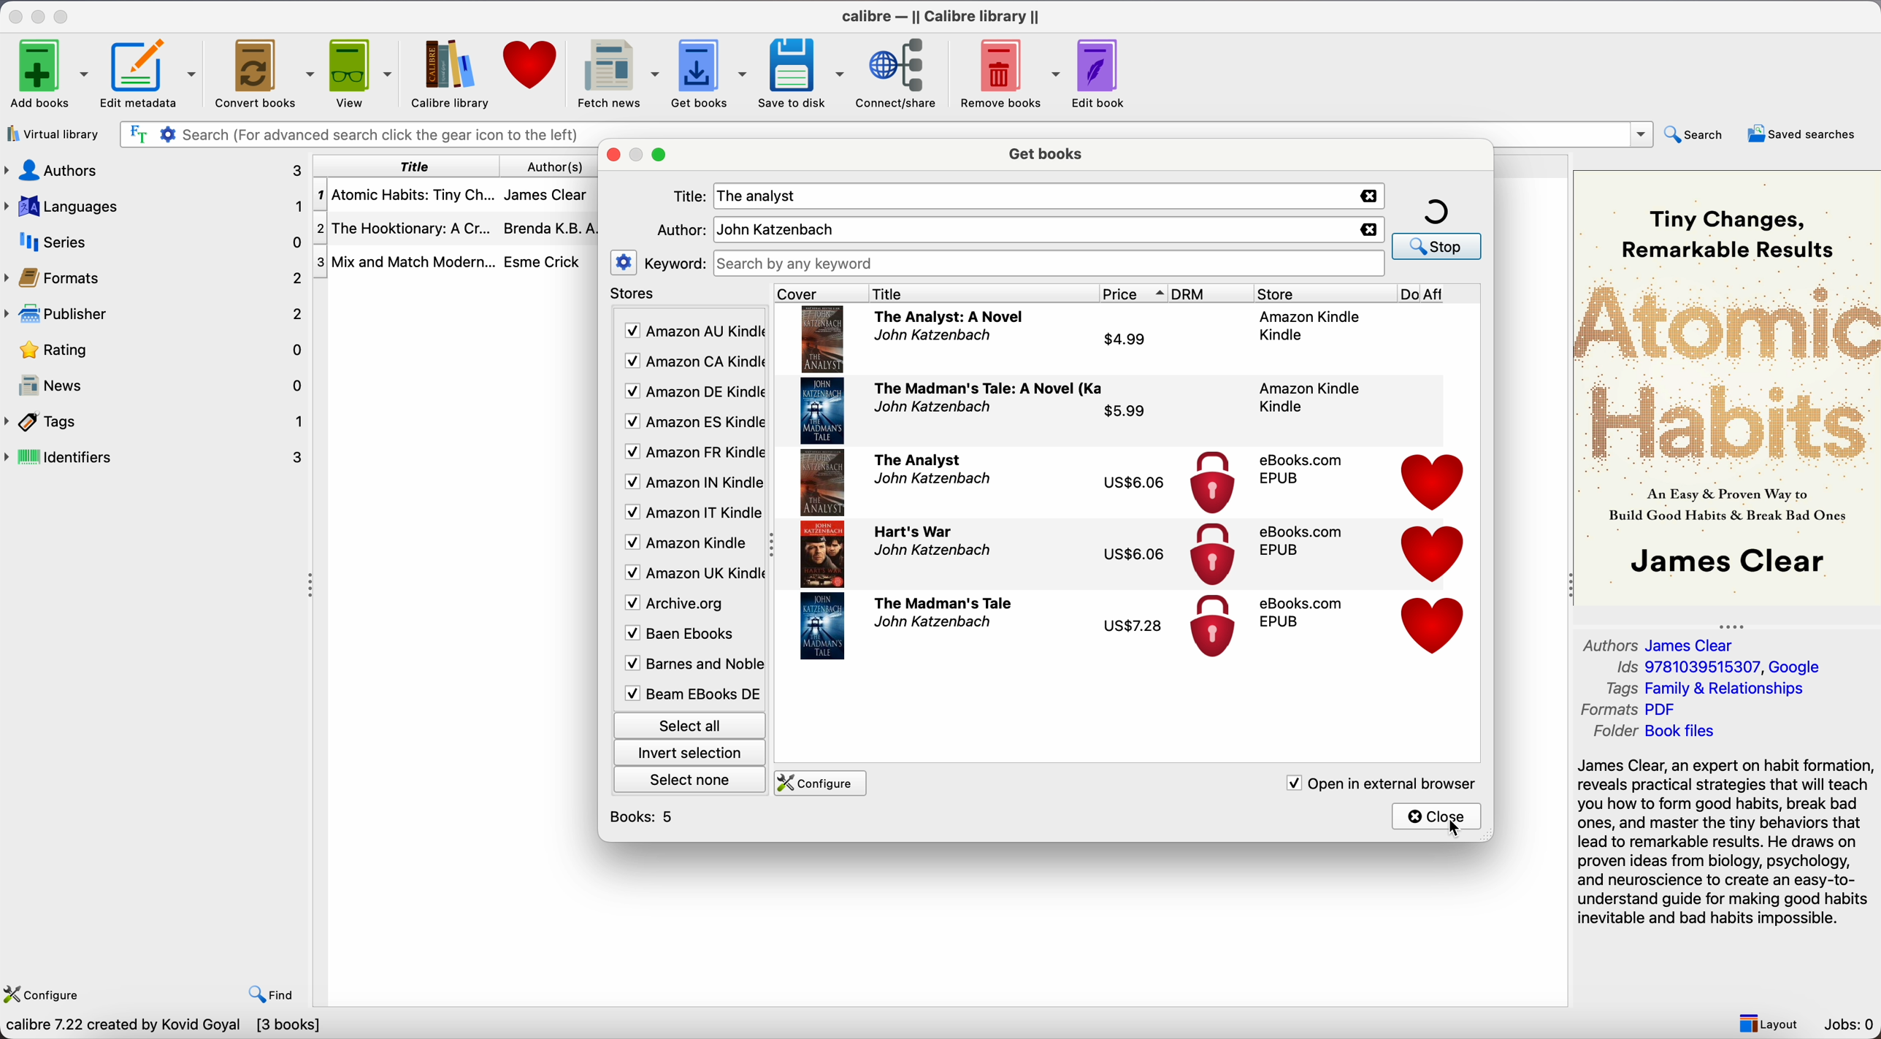  What do you see at coordinates (1661, 643) in the screenshot?
I see `Authors James Clear` at bounding box center [1661, 643].